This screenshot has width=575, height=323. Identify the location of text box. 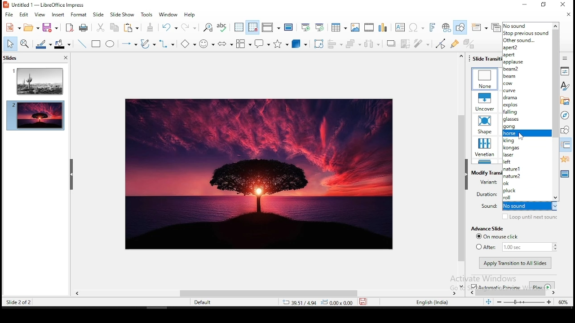
(400, 27).